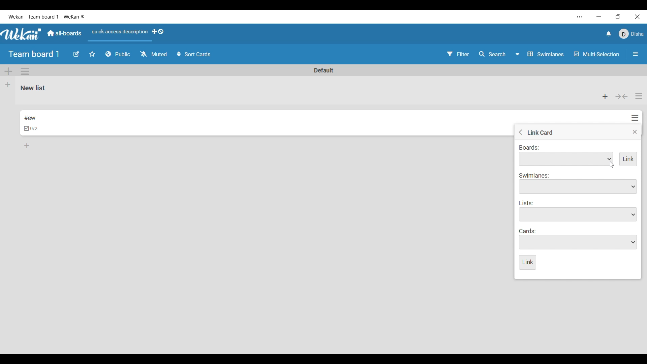 The image size is (647, 364). I want to click on Add card to the top of list, so click(605, 96).